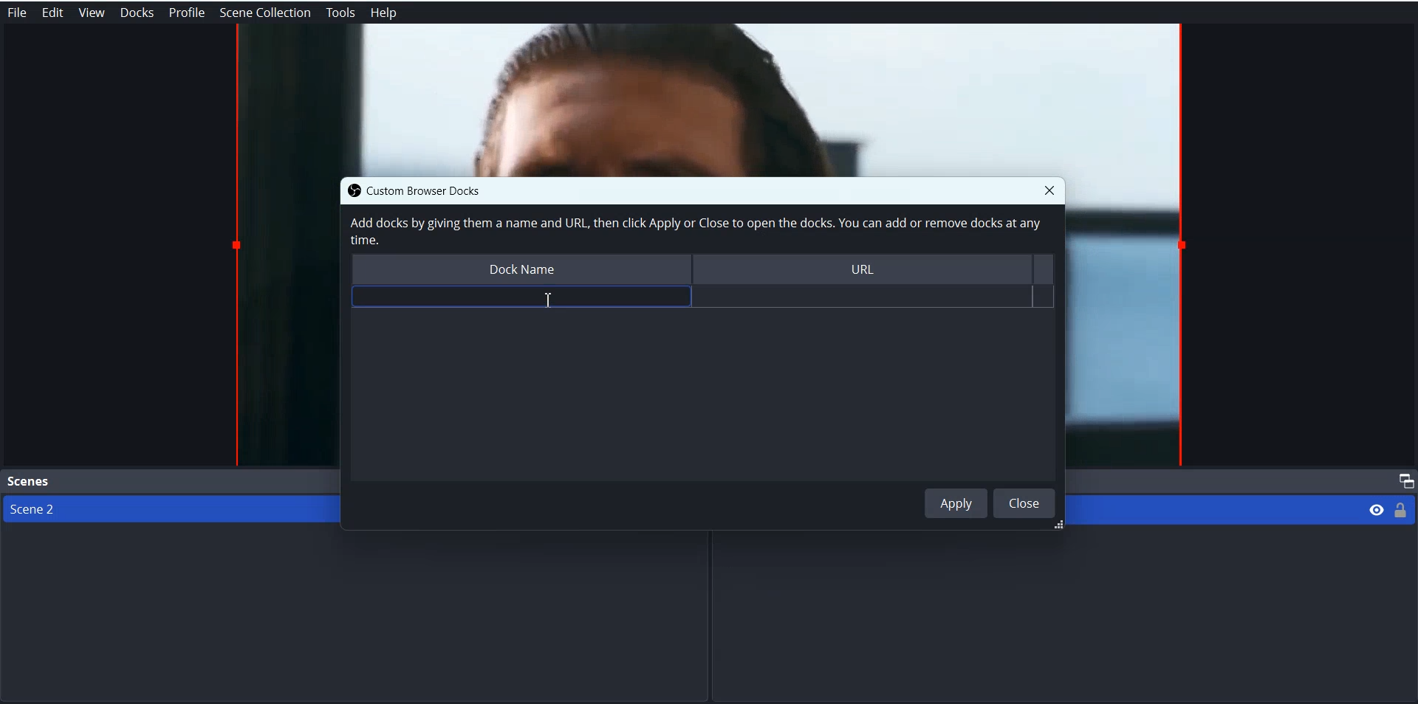  What do you see at coordinates (551, 298) in the screenshot?
I see `Text Cursor` at bounding box center [551, 298].